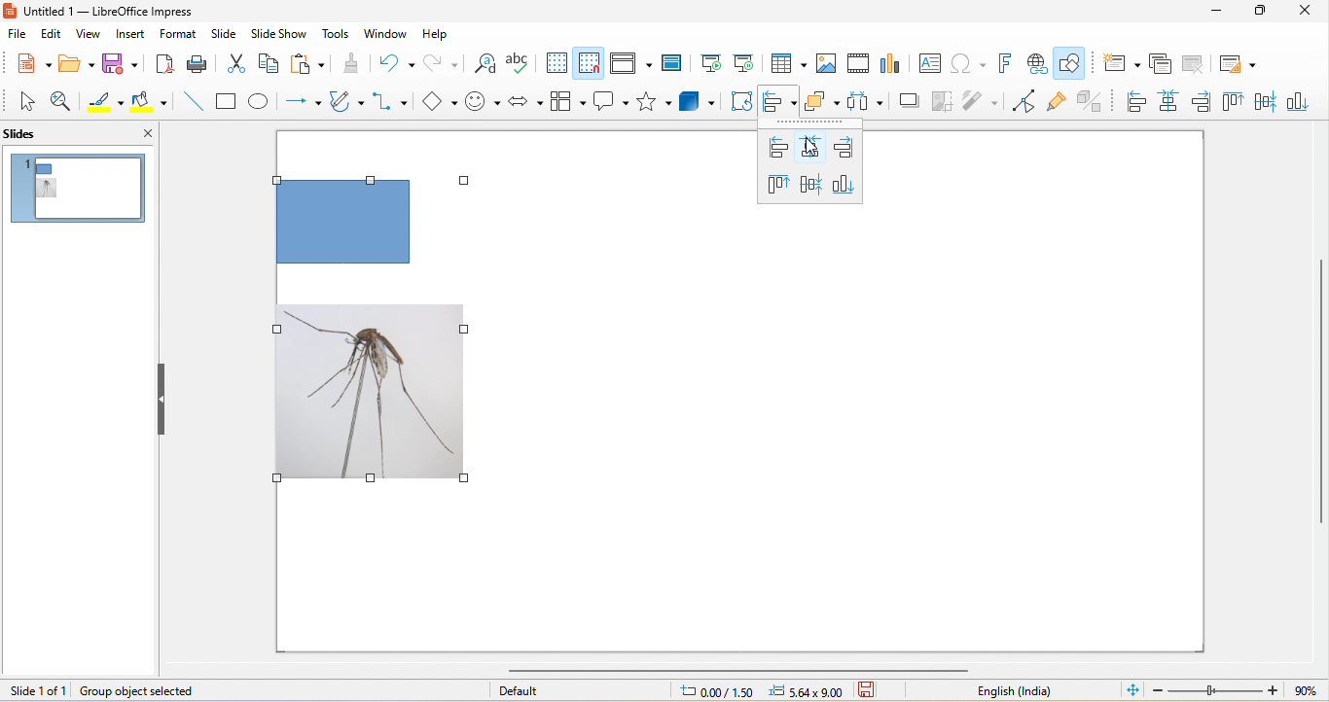  Describe the element at coordinates (593, 63) in the screenshot. I see `snap to grid` at that location.